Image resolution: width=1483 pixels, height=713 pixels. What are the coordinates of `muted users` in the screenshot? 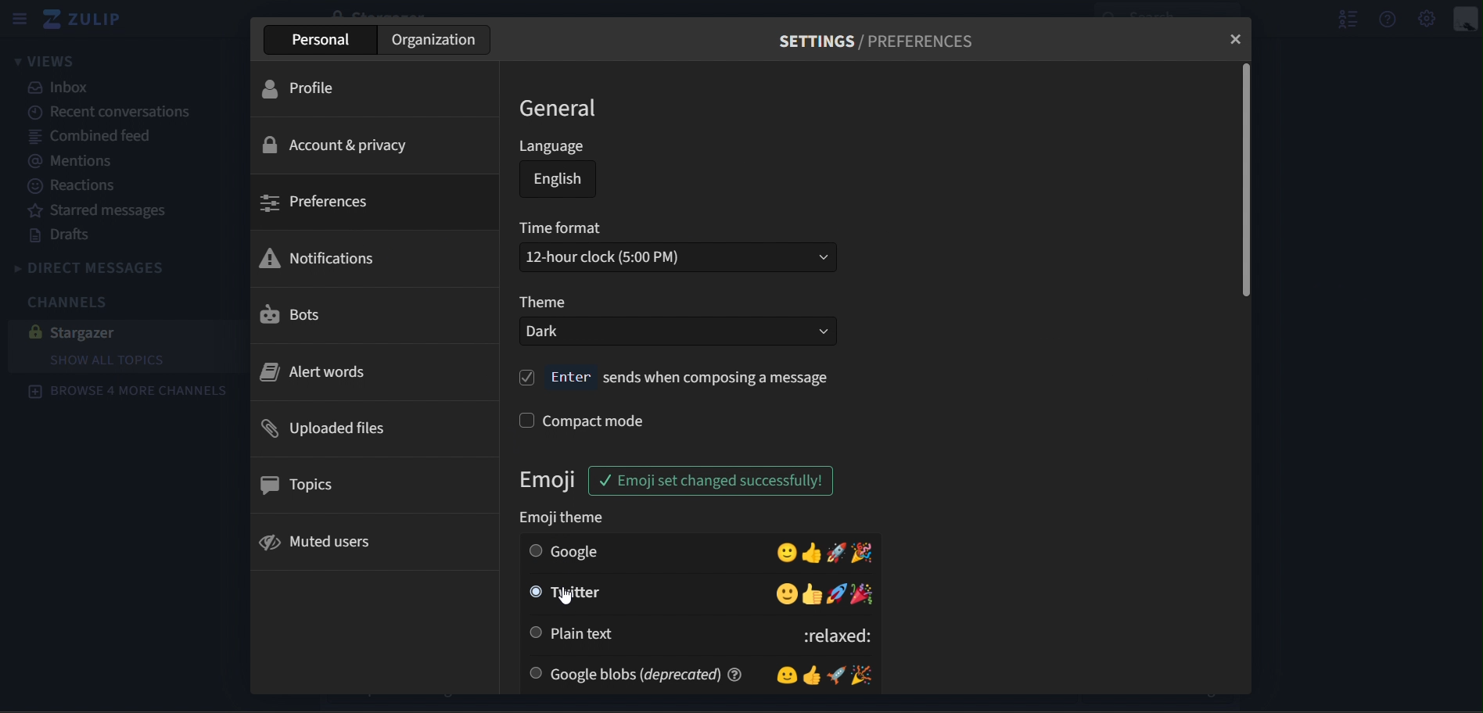 It's located at (318, 542).